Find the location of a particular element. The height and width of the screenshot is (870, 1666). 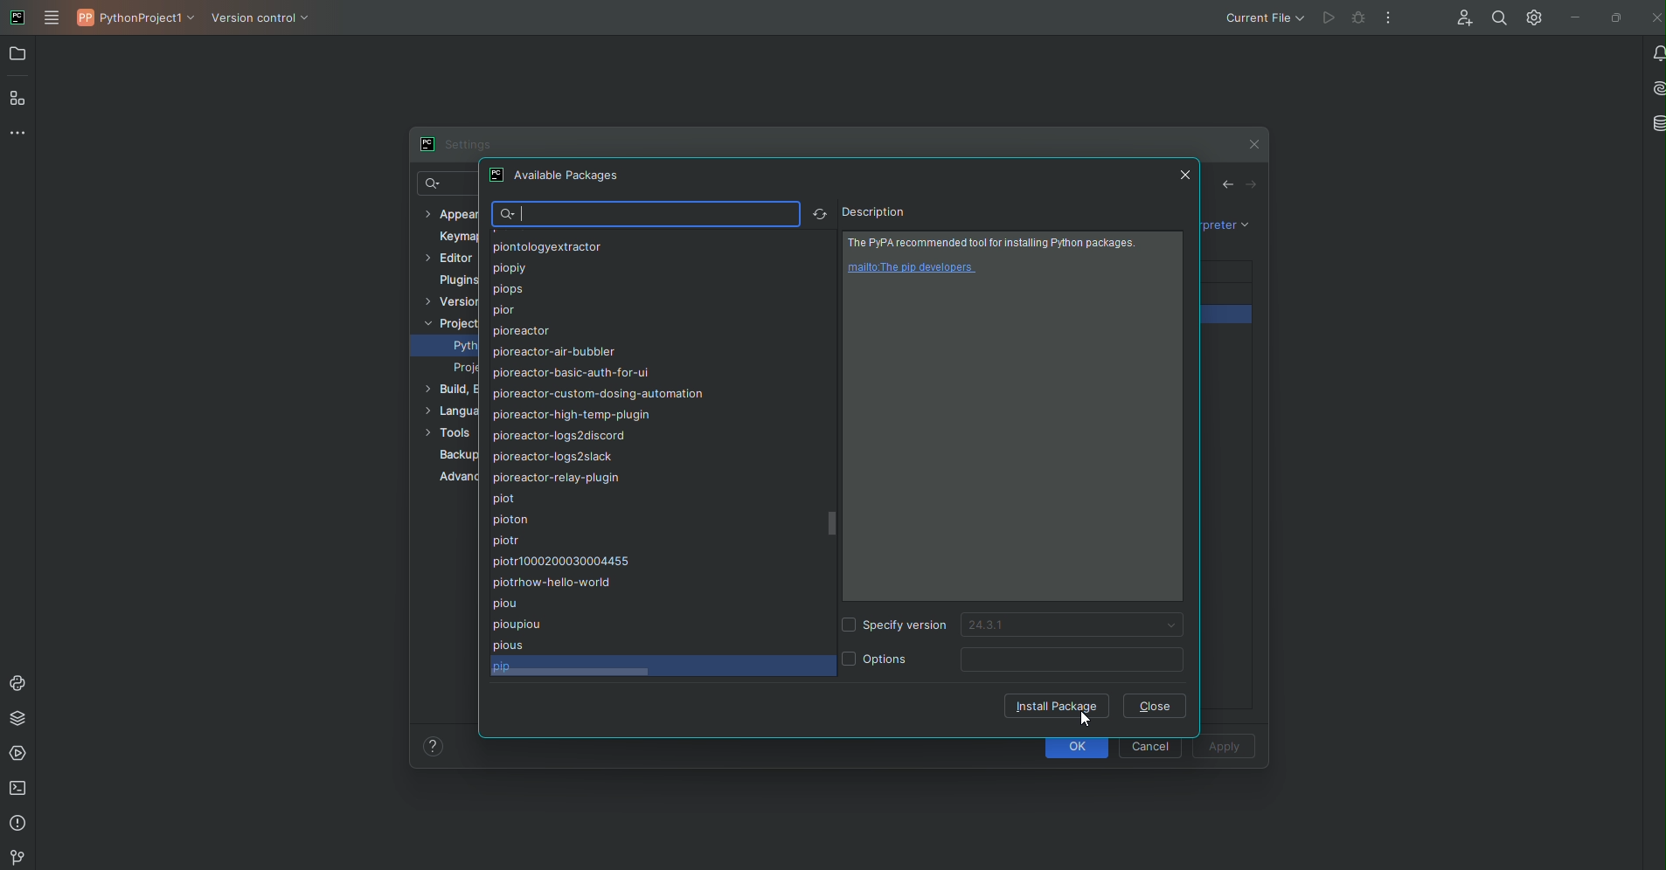

More Options is located at coordinates (1386, 20).